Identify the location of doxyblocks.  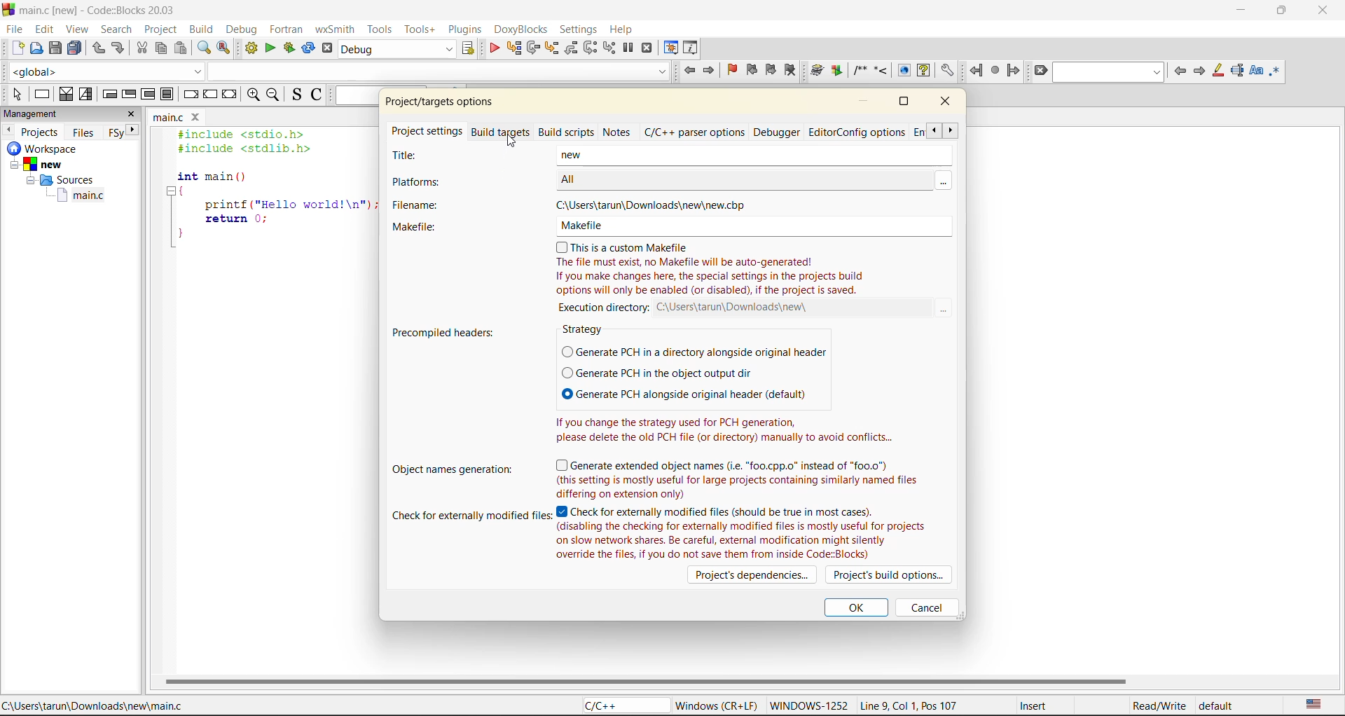
(520, 29).